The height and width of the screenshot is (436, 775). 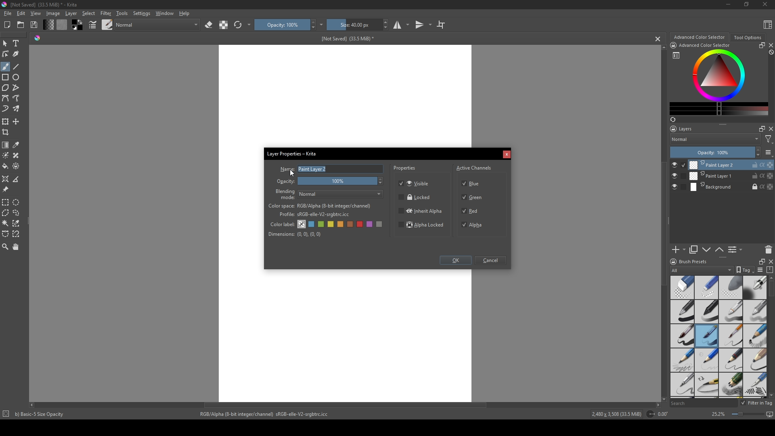 What do you see at coordinates (706, 336) in the screenshot?
I see `medium brush` at bounding box center [706, 336].